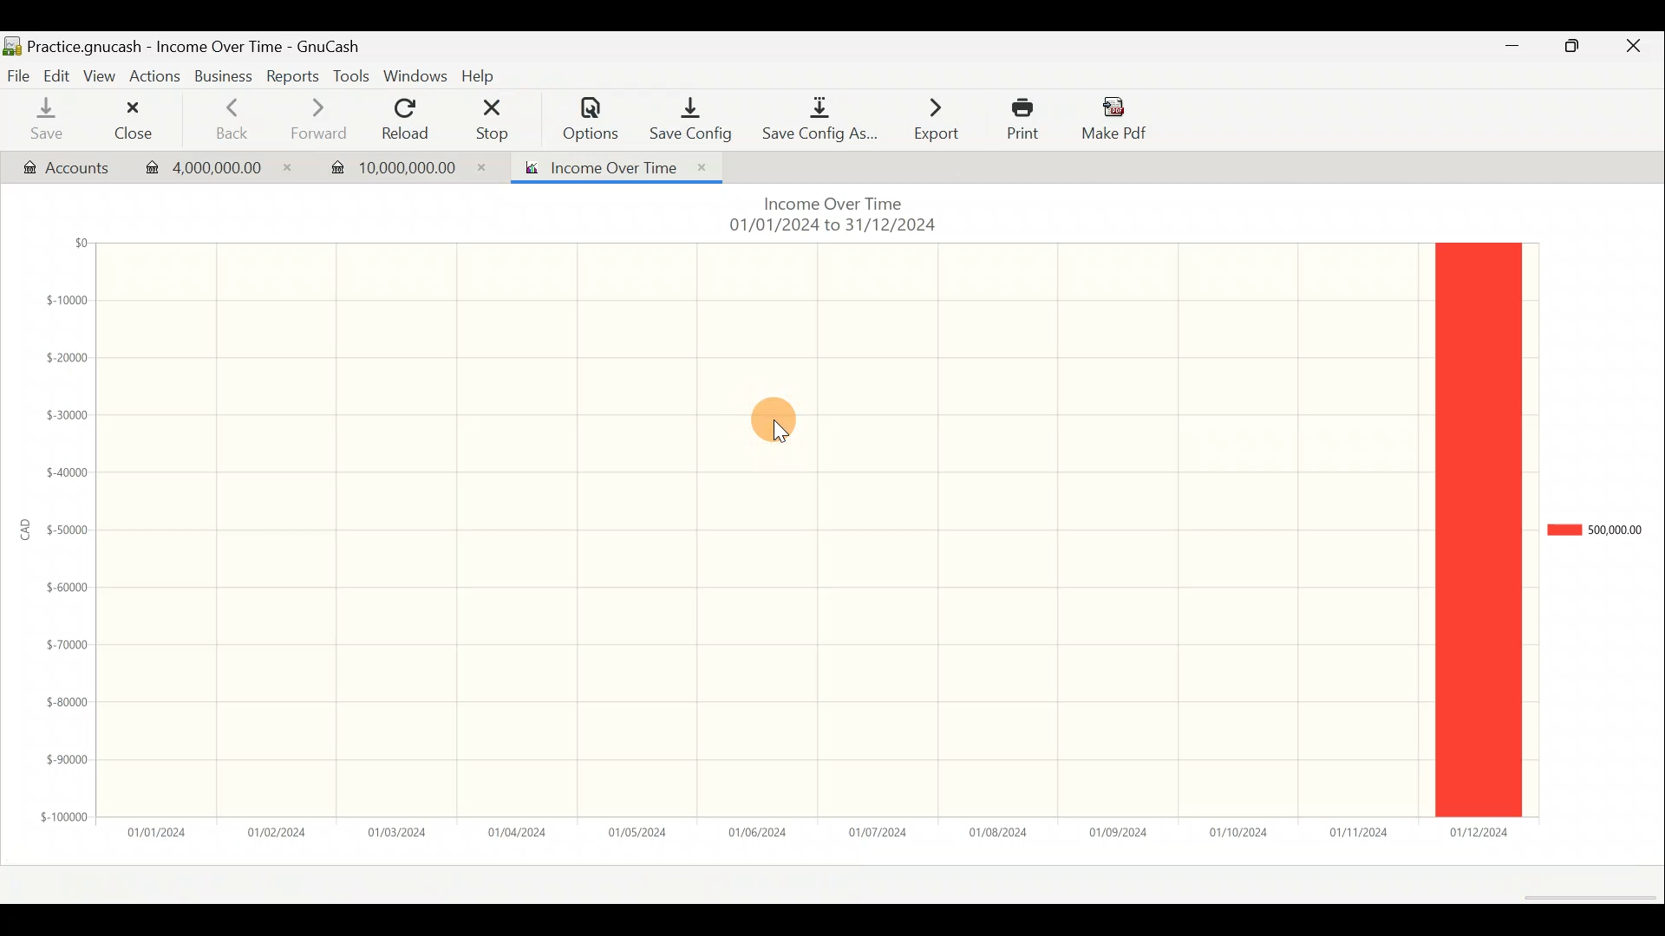 This screenshot has height=936, width=1665. Describe the element at coordinates (1022, 116) in the screenshot. I see `Print` at that location.